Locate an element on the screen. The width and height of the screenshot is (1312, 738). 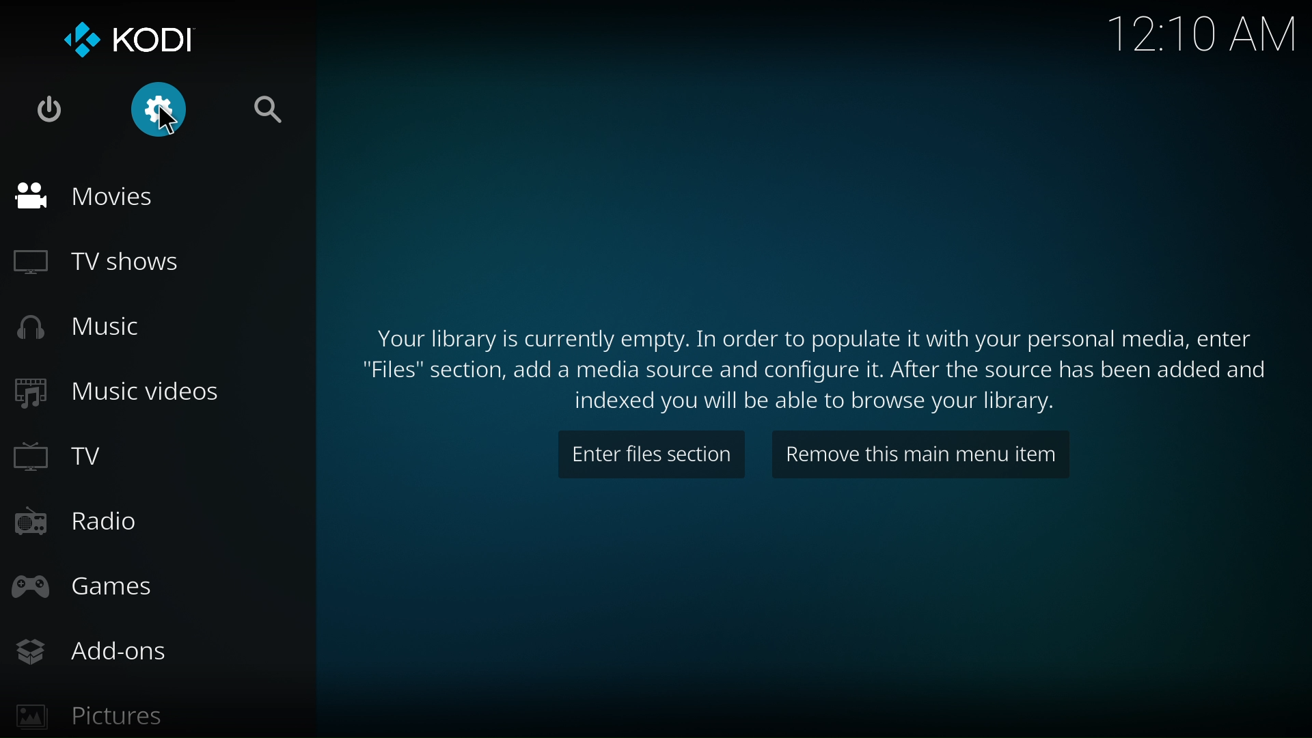
add ons is located at coordinates (94, 652).